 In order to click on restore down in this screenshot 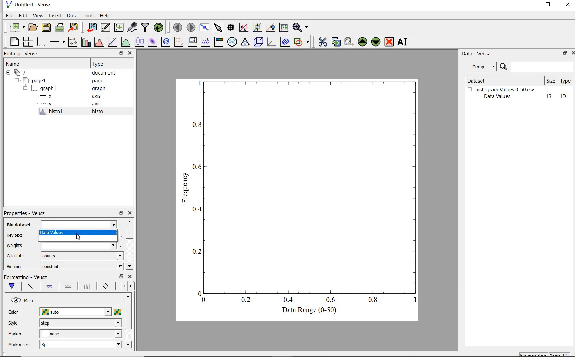, I will do `click(121, 277)`.